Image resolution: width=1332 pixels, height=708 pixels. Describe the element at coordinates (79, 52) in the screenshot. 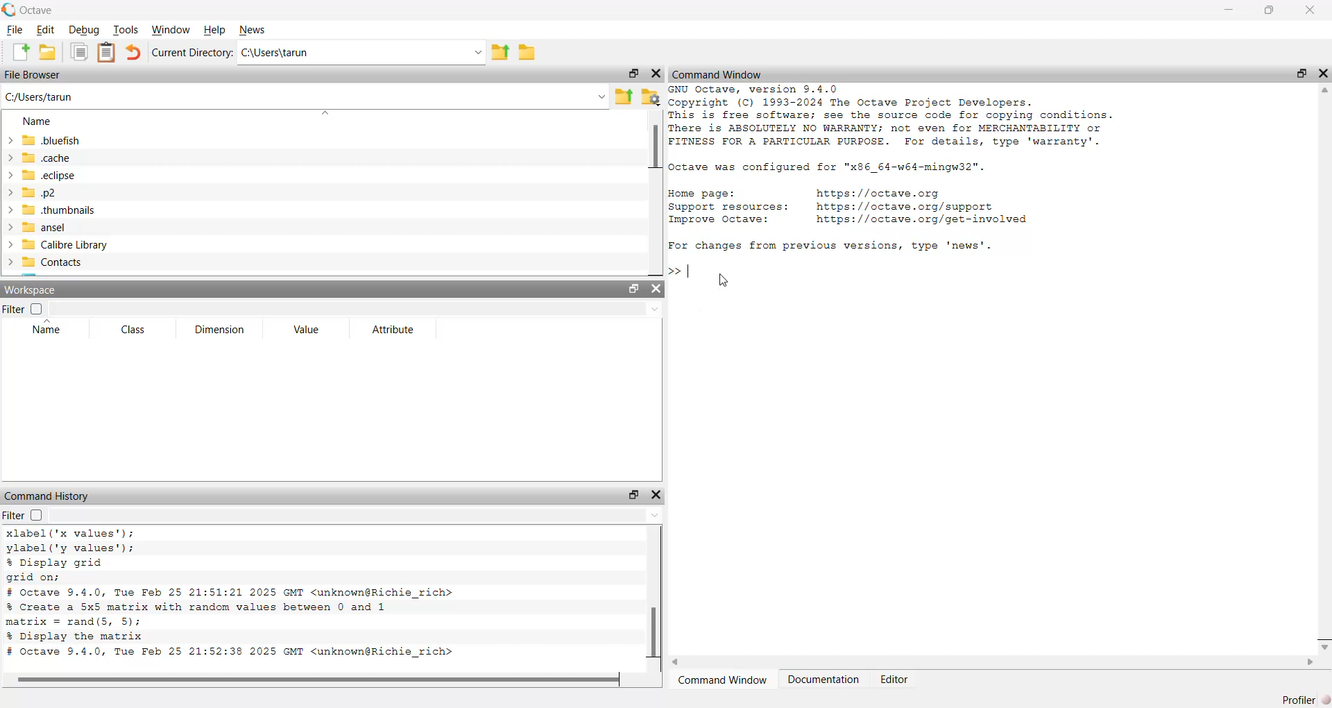

I see `copy` at that location.